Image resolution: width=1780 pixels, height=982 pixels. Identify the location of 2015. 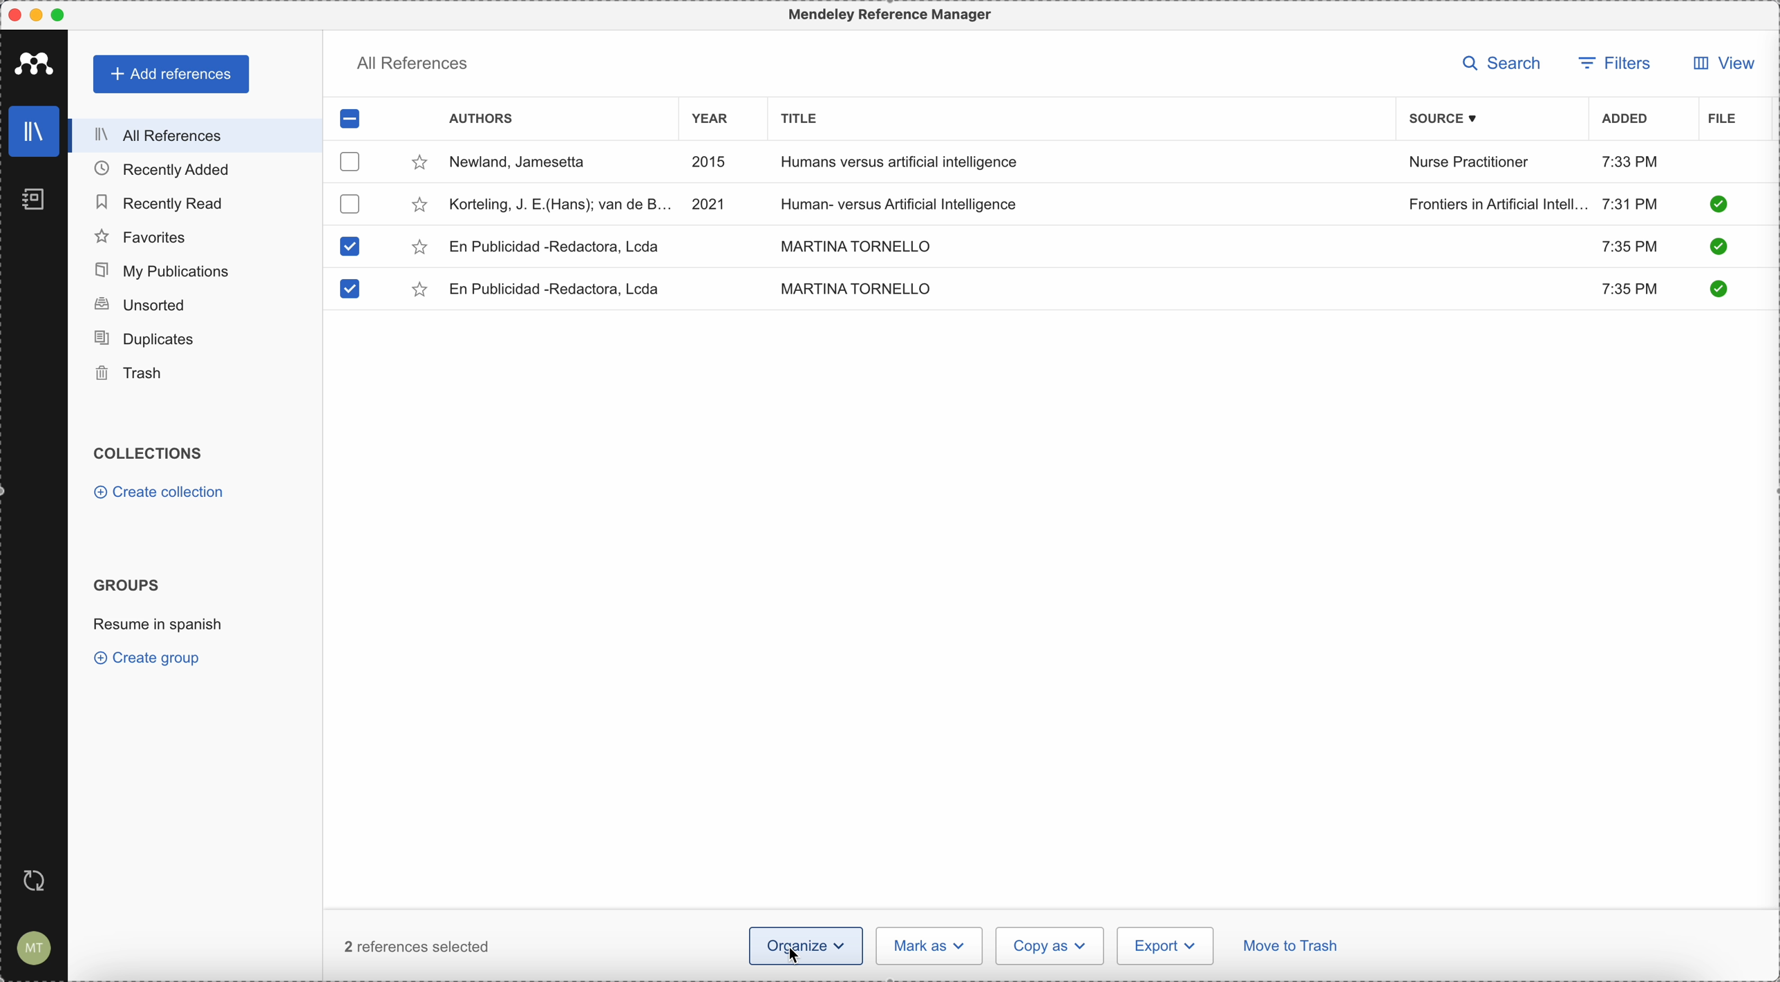
(712, 163).